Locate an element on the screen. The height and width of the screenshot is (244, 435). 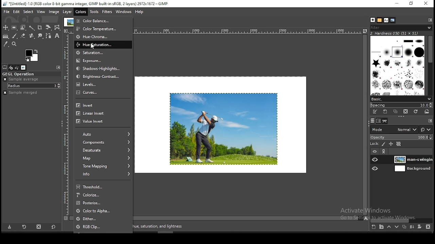
delete brush is located at coordinates (405, 111).